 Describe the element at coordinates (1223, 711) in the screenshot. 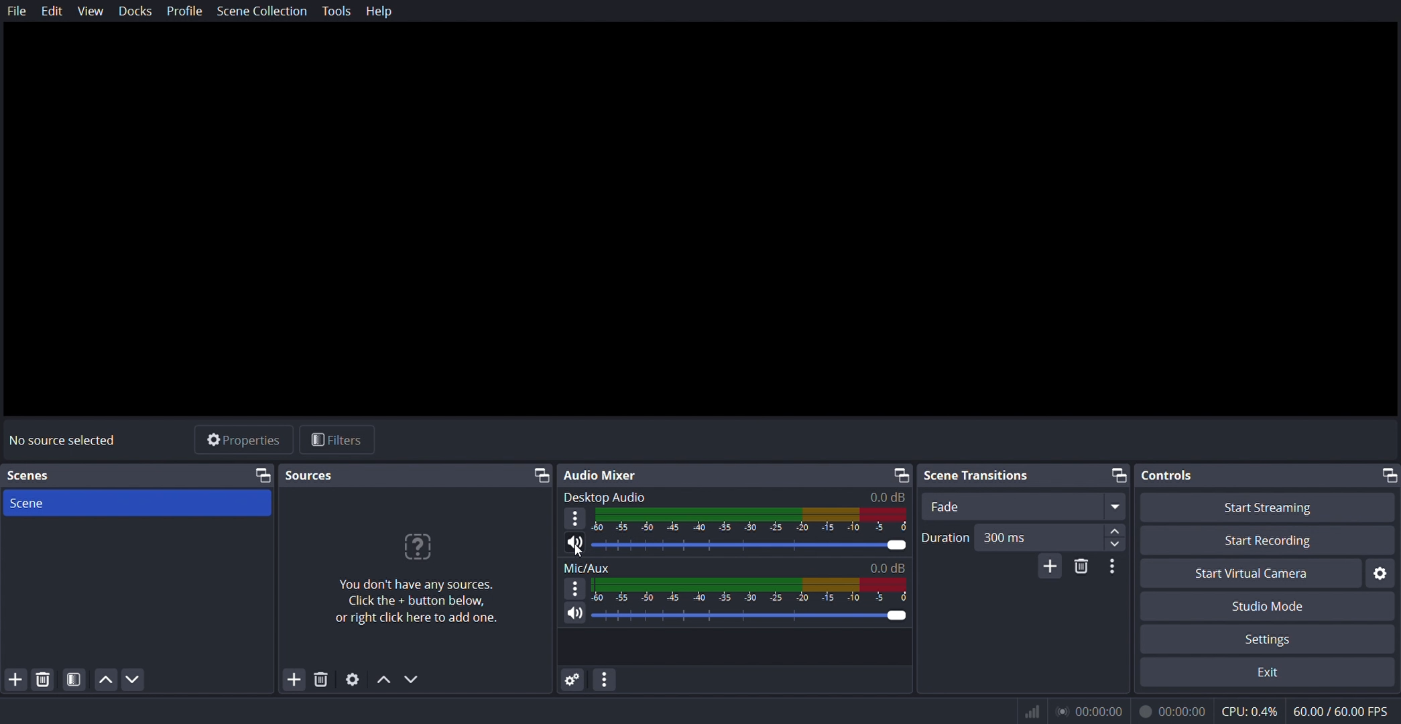

I see `® 00:00:00 00:00:00 CPU:0.4% 60.00/60.00 FPS` at that location.